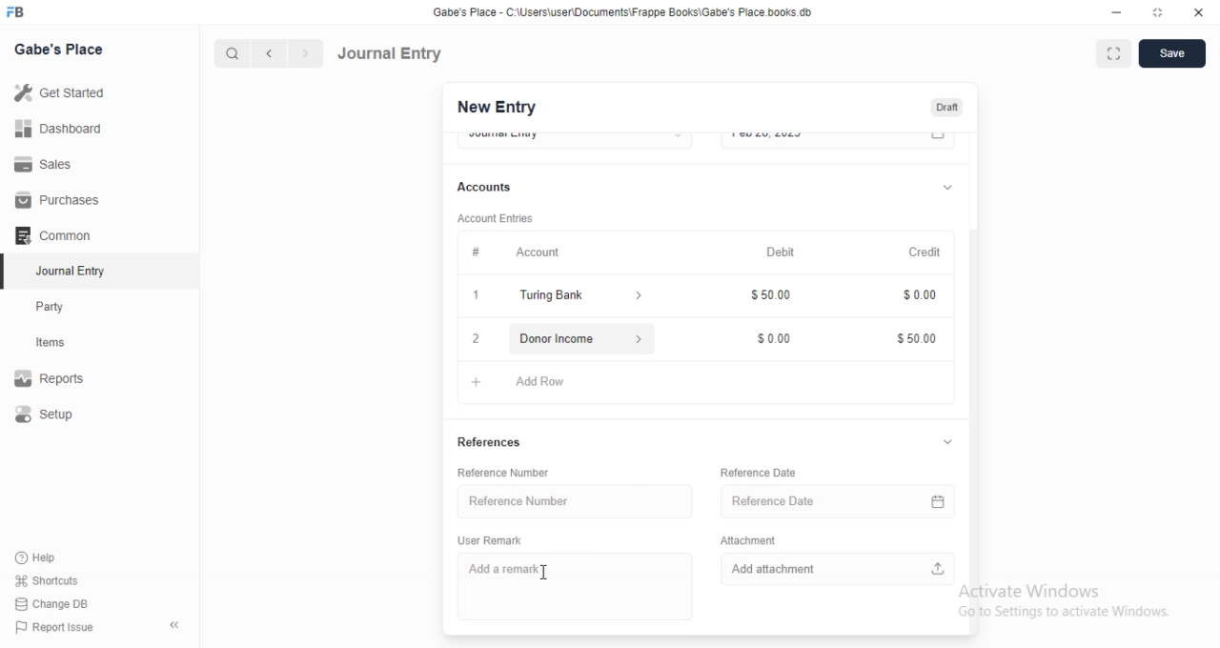 The image size is (1220, 648). I want to click on Add attachment, so click(839, 567).